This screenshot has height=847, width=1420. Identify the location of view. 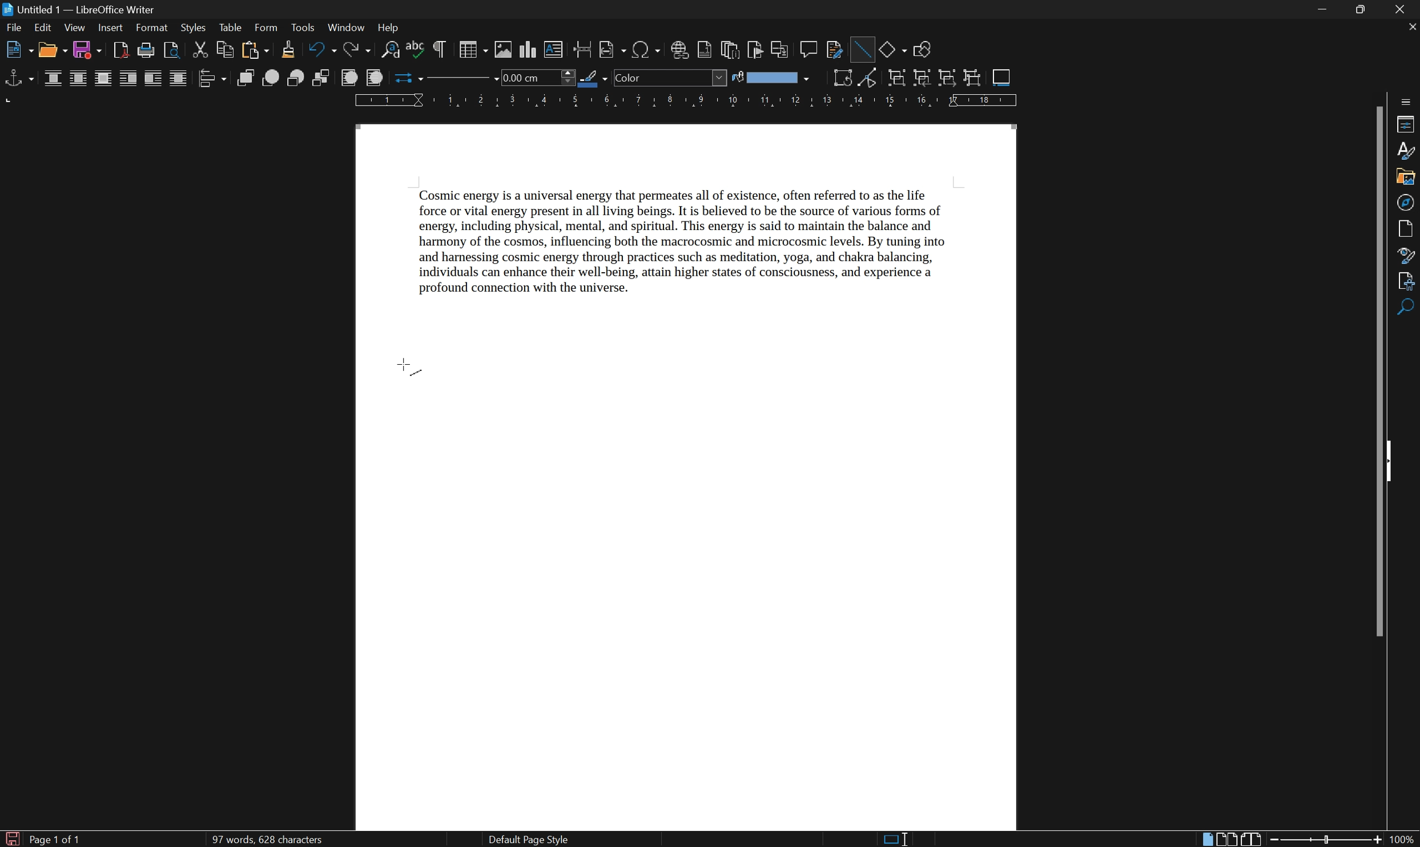
(74, 28).